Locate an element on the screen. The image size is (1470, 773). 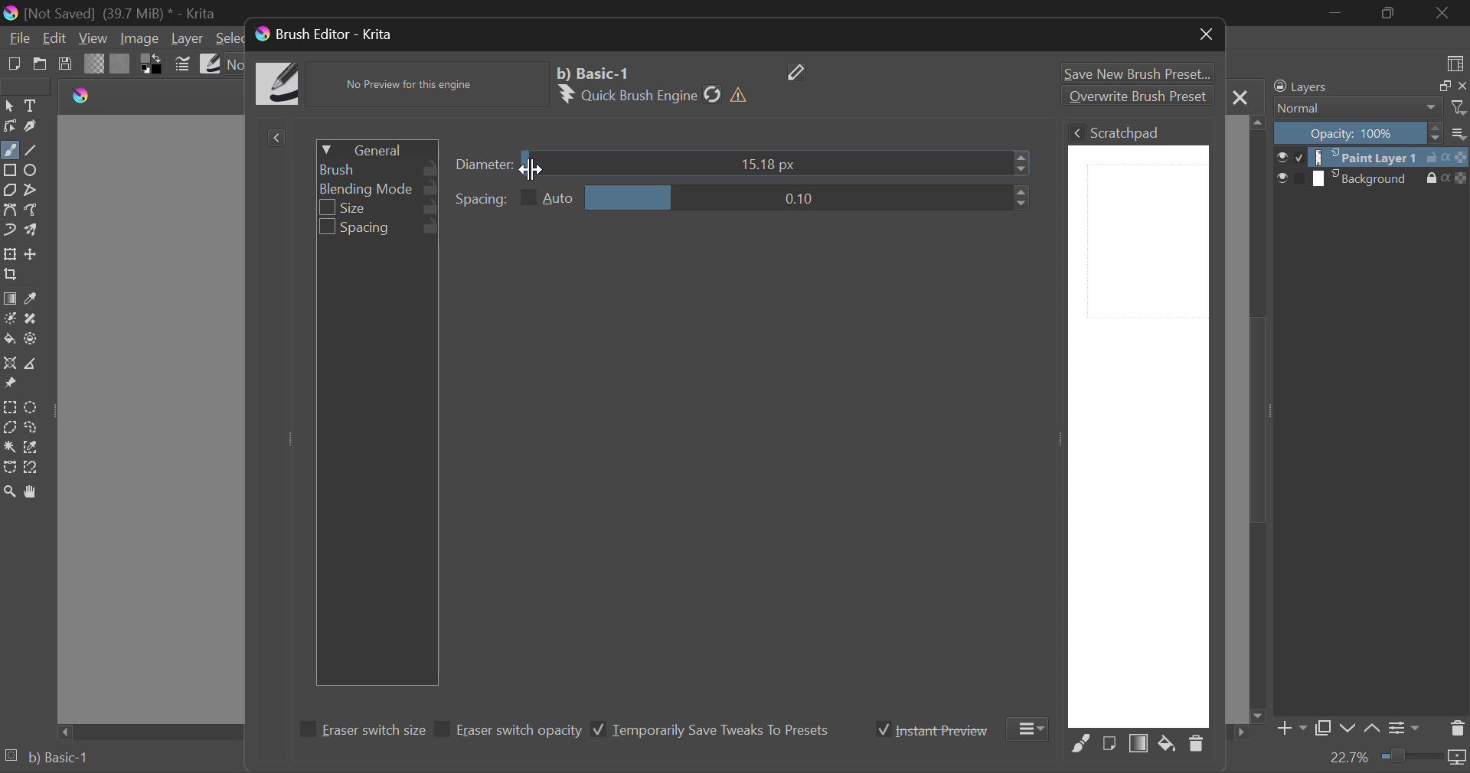
View is located at coordinates (93, 38).